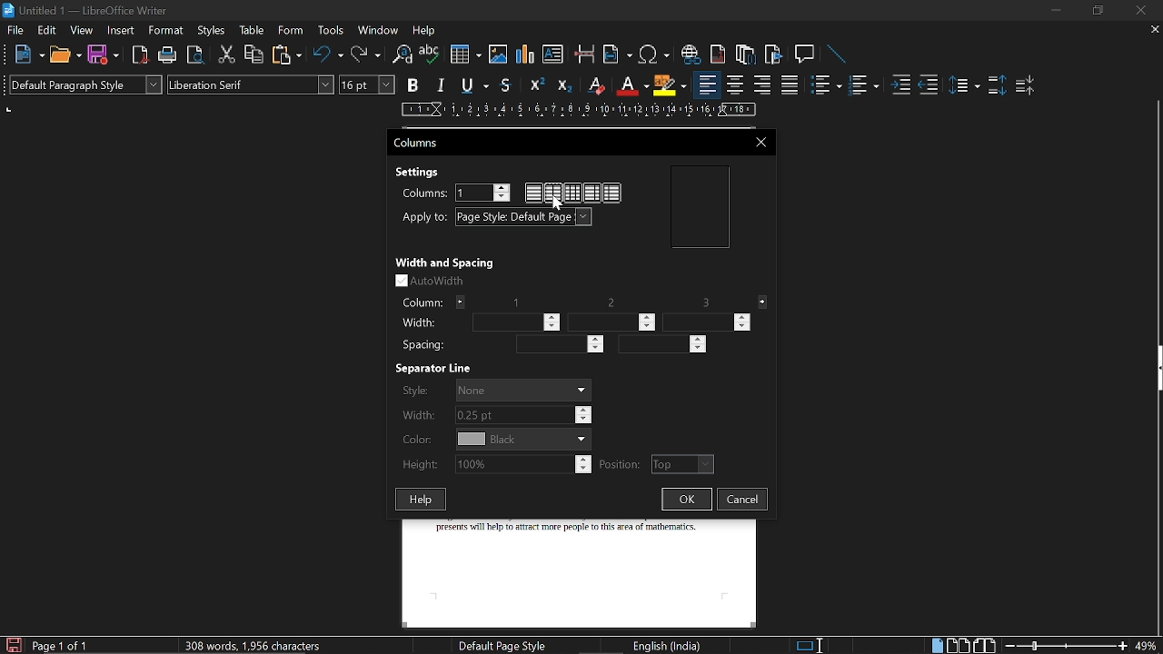 This screenshot has width=1163, height=654. Describe the element at coordinates (481, 192) in the screenshot. I see `Current number of columns` at that location.